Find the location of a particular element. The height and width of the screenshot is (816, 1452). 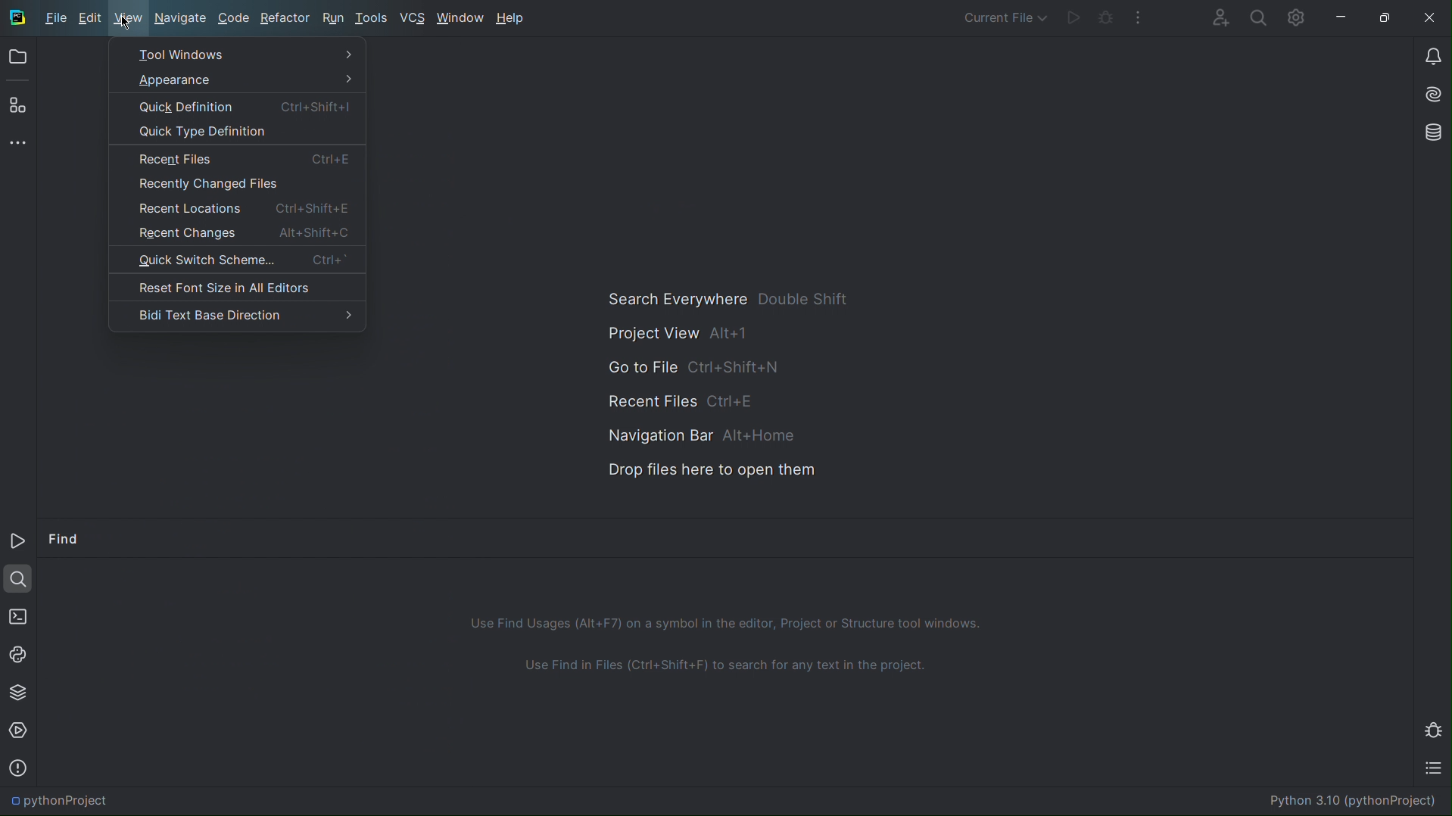

Window is located at coordinates (460, 19).